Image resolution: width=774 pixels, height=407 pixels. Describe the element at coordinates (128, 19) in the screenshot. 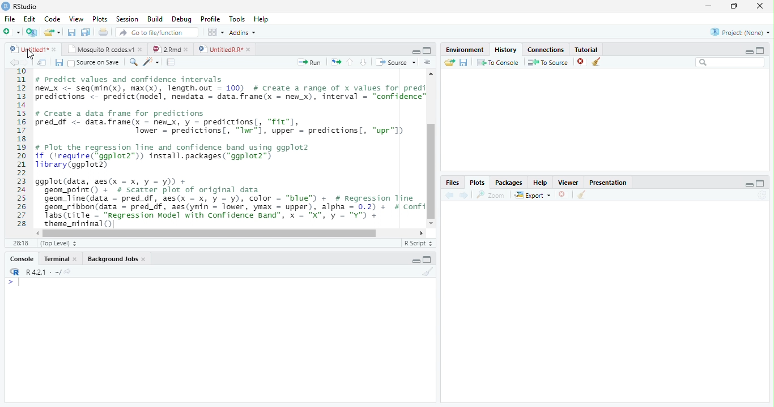

I see `Session` at that location.